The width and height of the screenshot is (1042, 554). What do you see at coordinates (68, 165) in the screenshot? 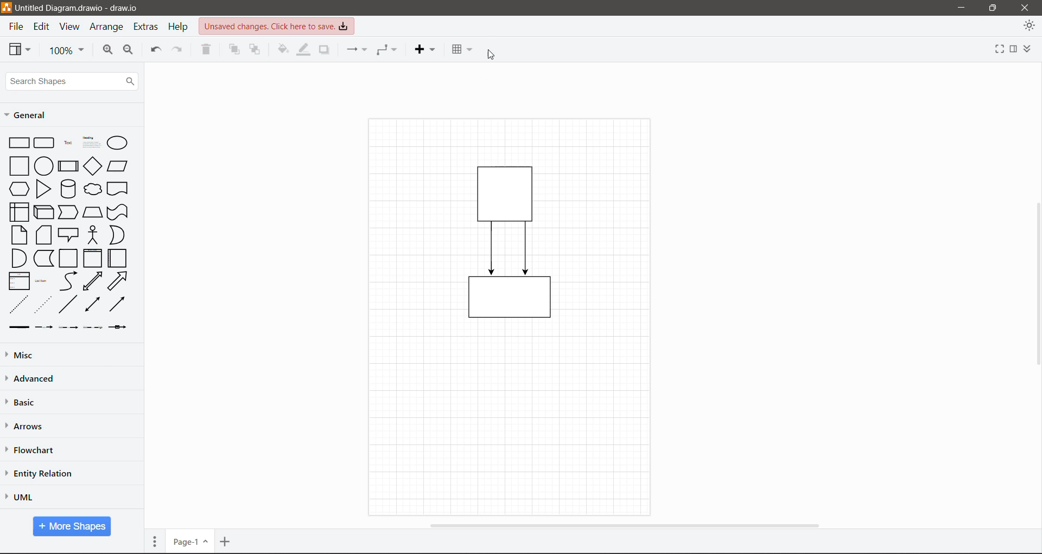
I see `Process` at bounding box center [68, 165].